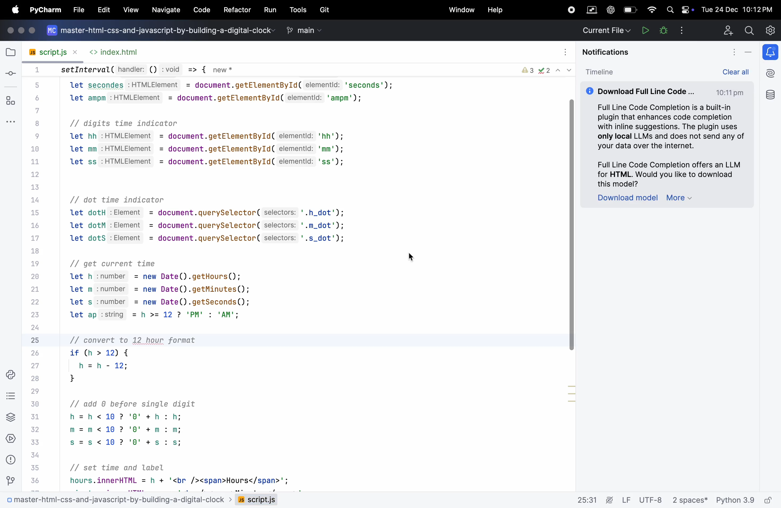  I want to click on run, so click(271, 10).